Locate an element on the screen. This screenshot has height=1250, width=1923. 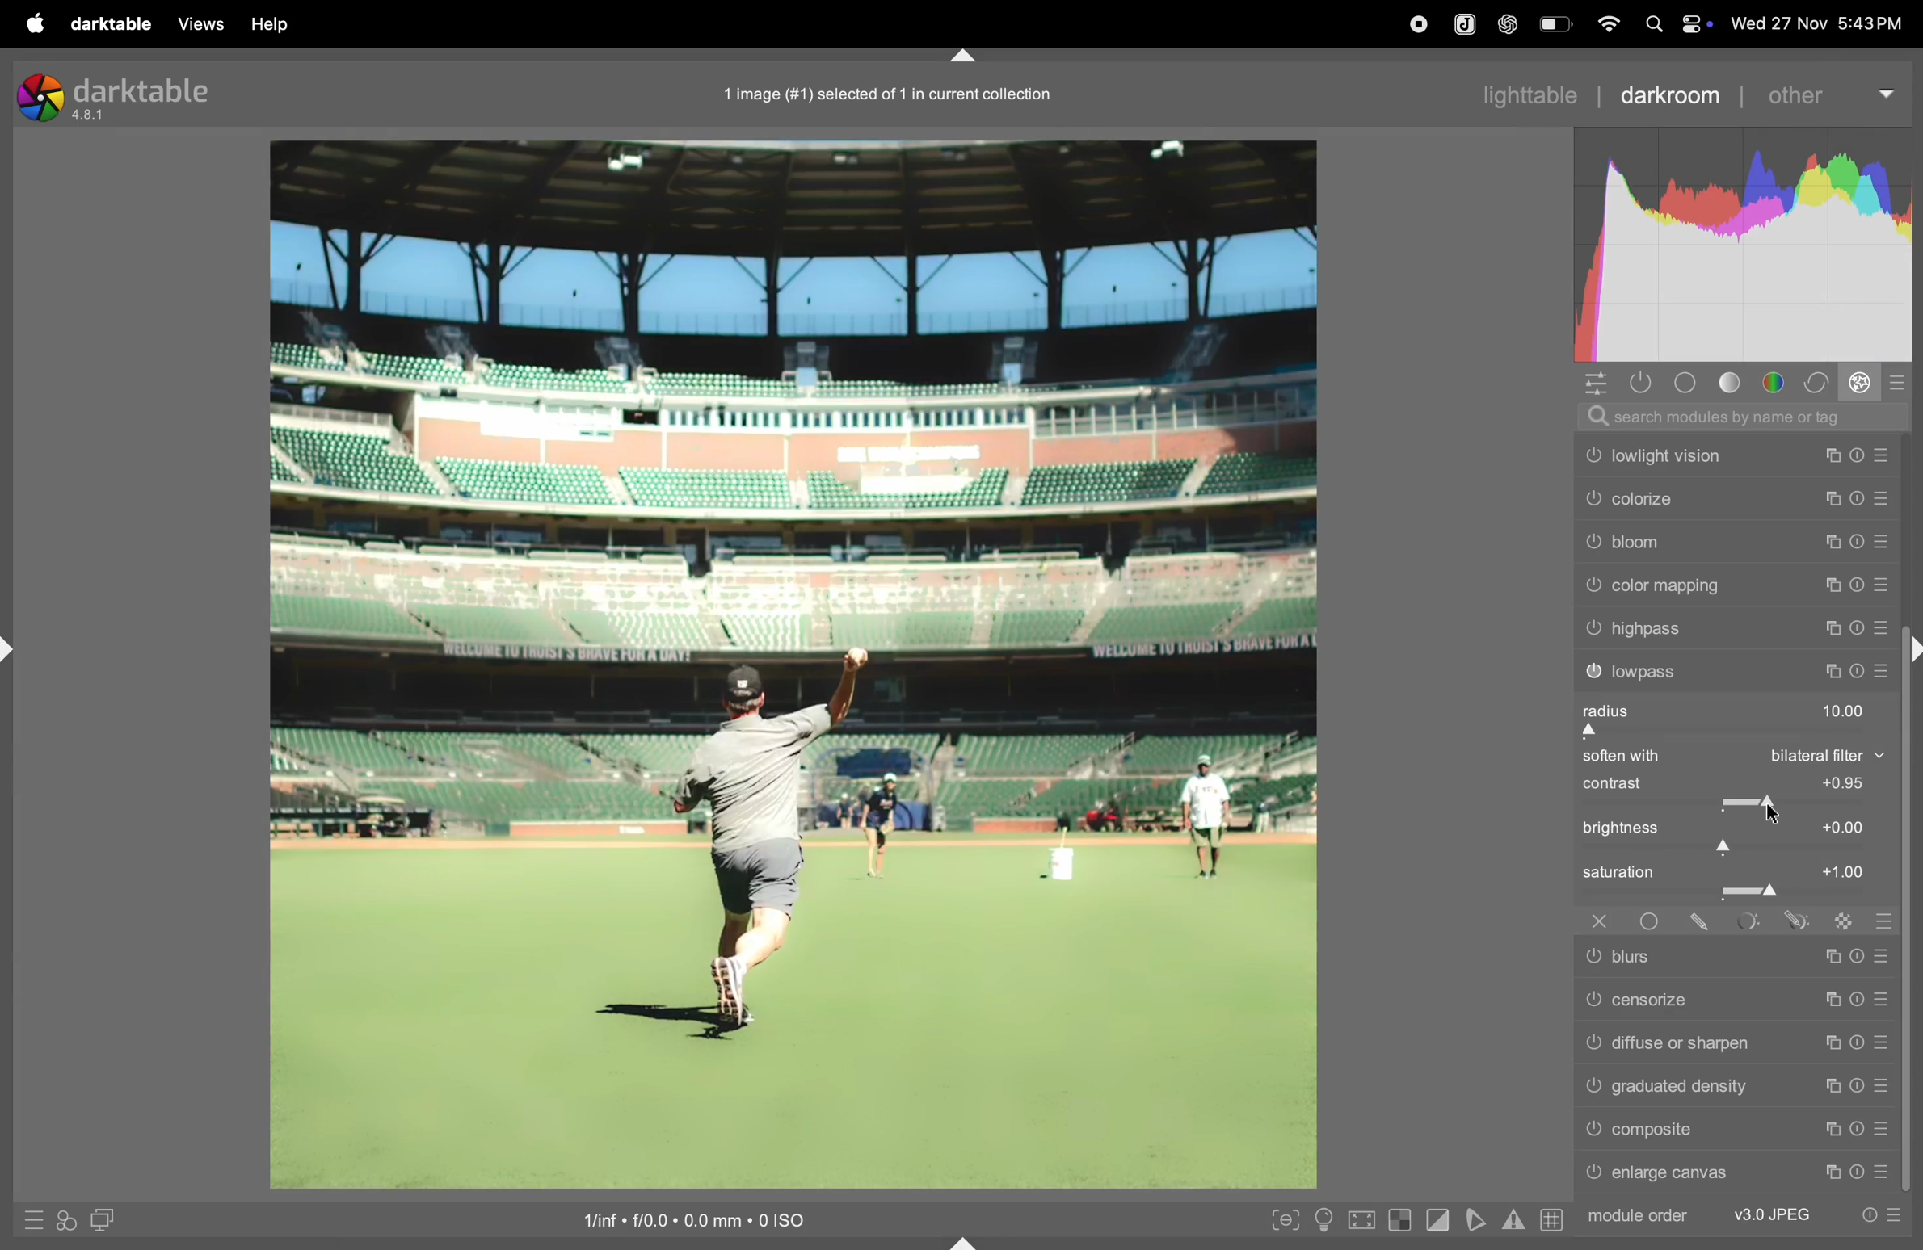
help is located at coordinates (268, 25).